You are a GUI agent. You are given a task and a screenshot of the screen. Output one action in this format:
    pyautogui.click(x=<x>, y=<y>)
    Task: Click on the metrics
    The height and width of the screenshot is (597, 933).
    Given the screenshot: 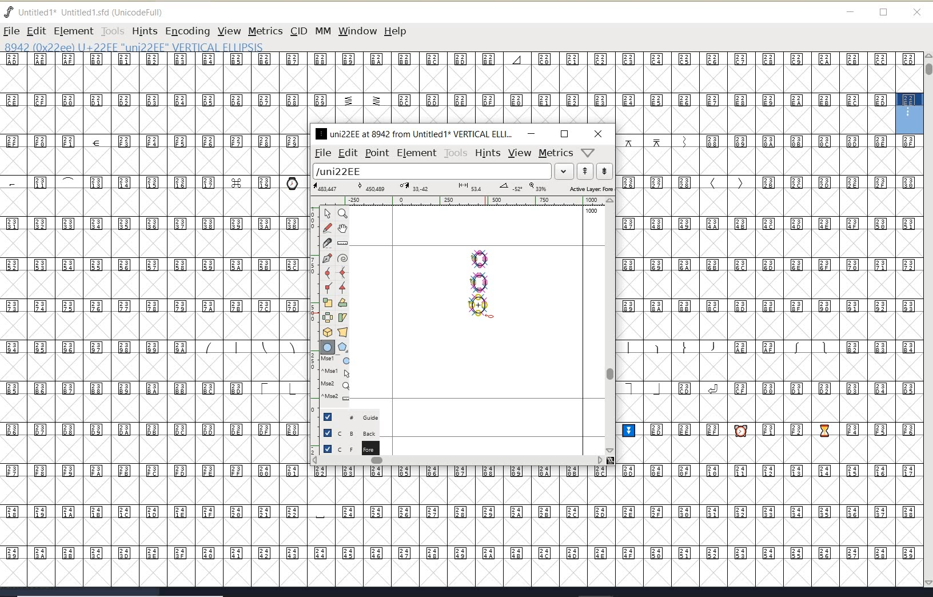 What is the action you would take?
    pyautogui.click(x=556, y=153)
    